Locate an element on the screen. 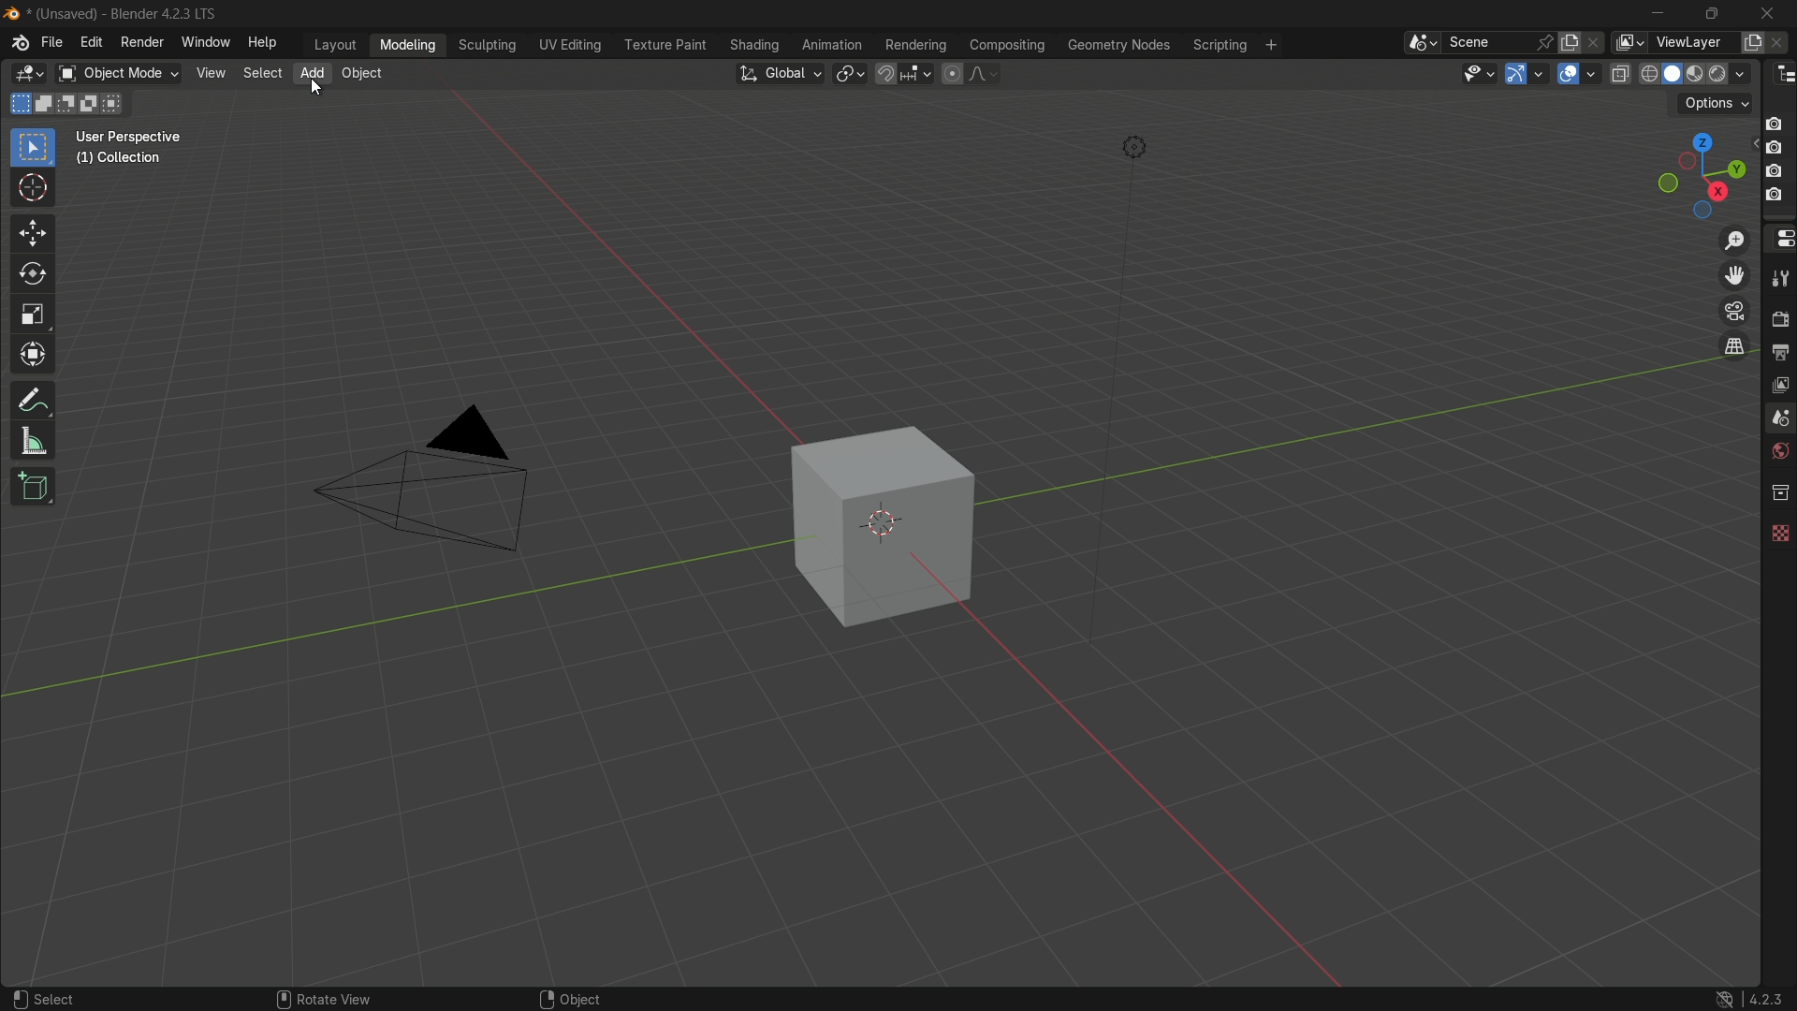  new scene is located at coordinates (1574, 42).